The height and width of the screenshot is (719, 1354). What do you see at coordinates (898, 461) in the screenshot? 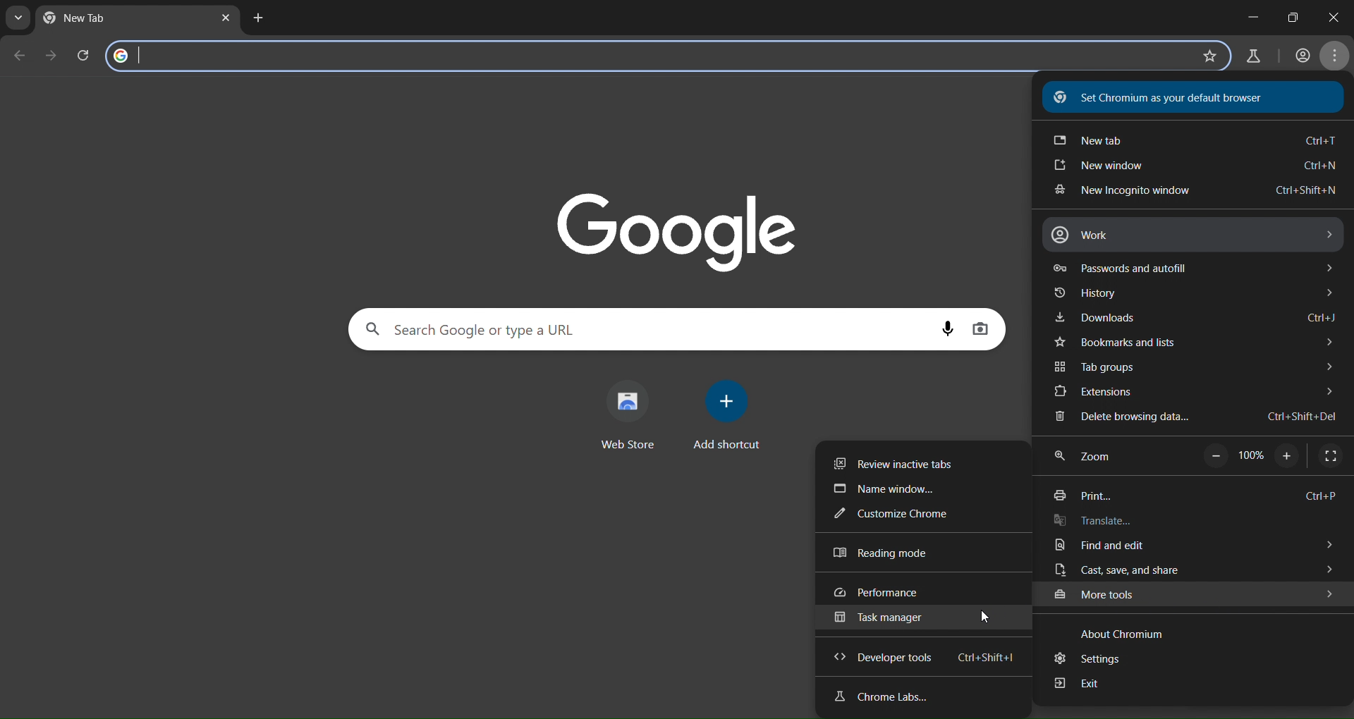
I see `review inactive tabs` at bounding box center [898, 461].